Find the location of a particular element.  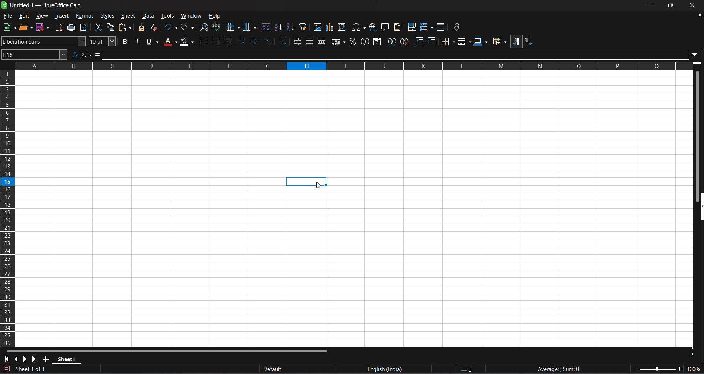

insert or edit pivot table is located at coordinates (342, 27).